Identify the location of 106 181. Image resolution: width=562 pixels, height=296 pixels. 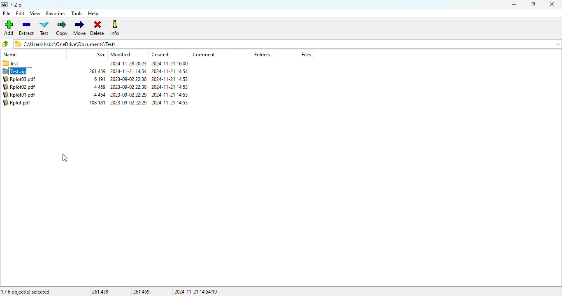
(98, 103).